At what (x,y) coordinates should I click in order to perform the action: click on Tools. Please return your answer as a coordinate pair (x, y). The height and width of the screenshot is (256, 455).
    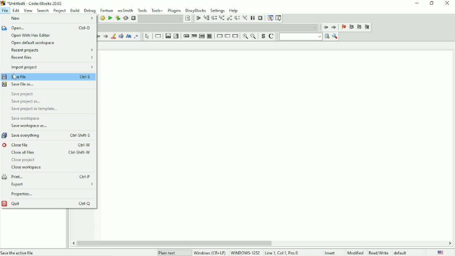
    Looking at the image, I should click on (142, 10).